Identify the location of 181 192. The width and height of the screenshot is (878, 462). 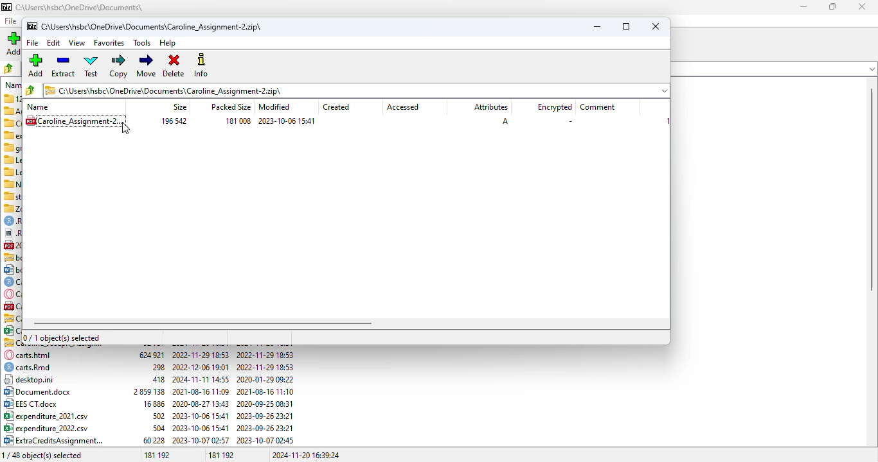
(157, 455).